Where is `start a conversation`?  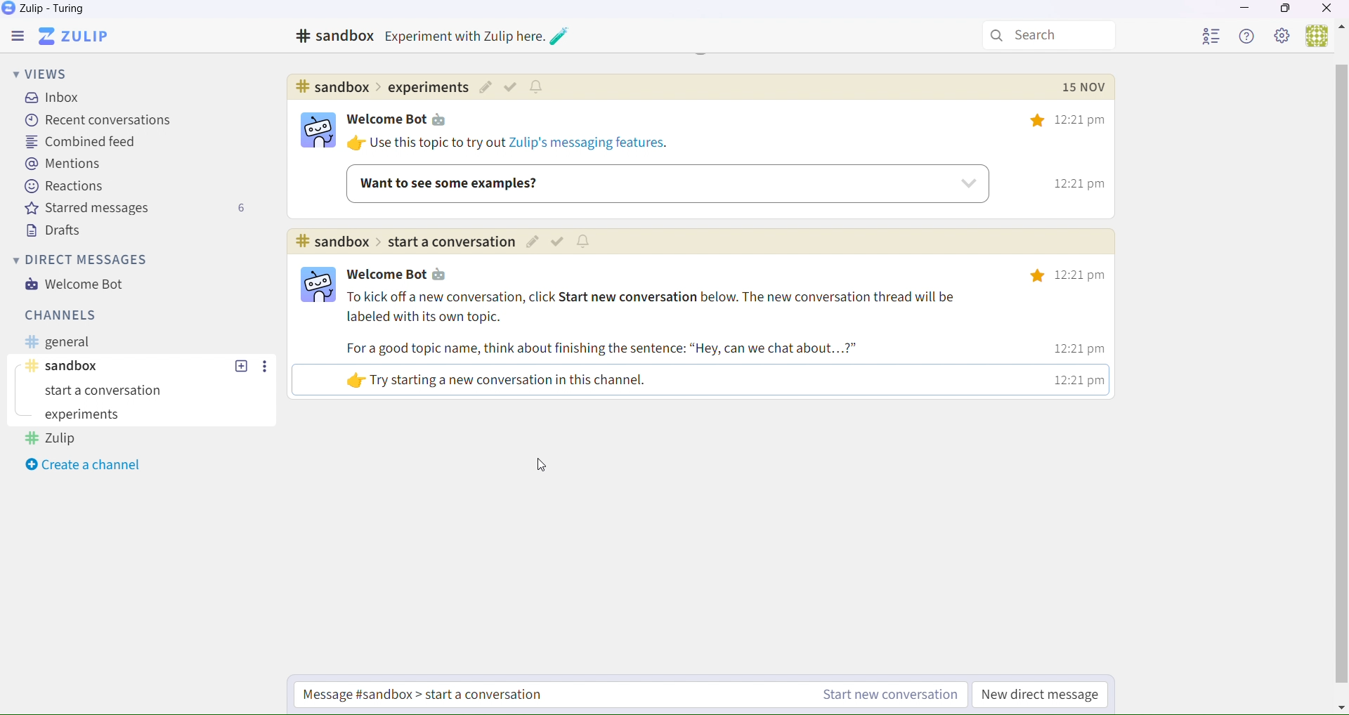 start a conversation is located at coordinates (112, 393).